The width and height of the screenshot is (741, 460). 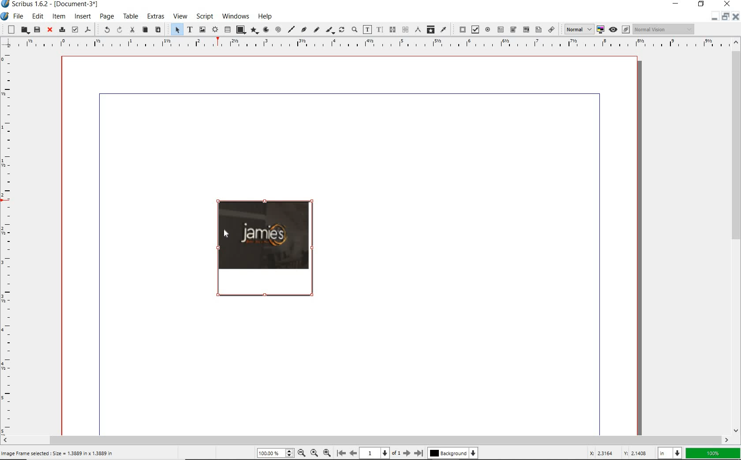 What do you see at coordinates (9, 241) in the screenshot?
I see `RULER` at bounding box center [9, 241].